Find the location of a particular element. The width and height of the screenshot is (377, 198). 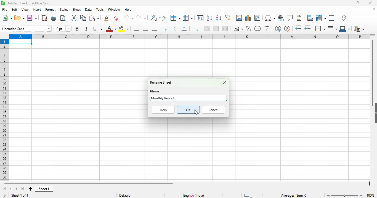

background color is located at coordinates (124, 29).